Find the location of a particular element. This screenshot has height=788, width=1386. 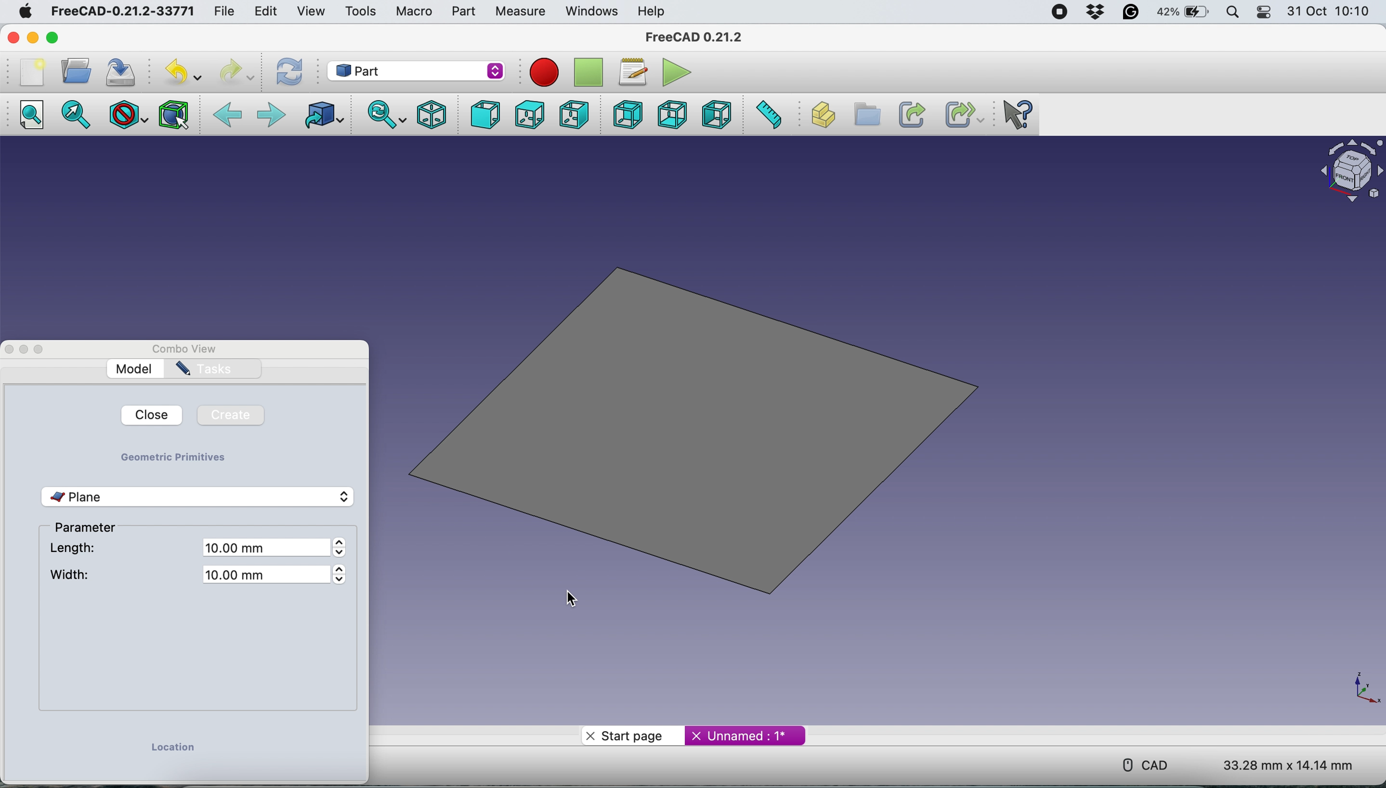

10.00 mm is located at coordinates (273, 577).